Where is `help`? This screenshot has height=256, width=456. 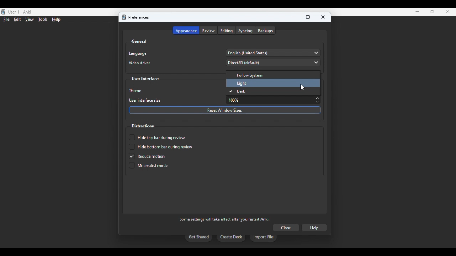 help is located at coordinates (314, 228).